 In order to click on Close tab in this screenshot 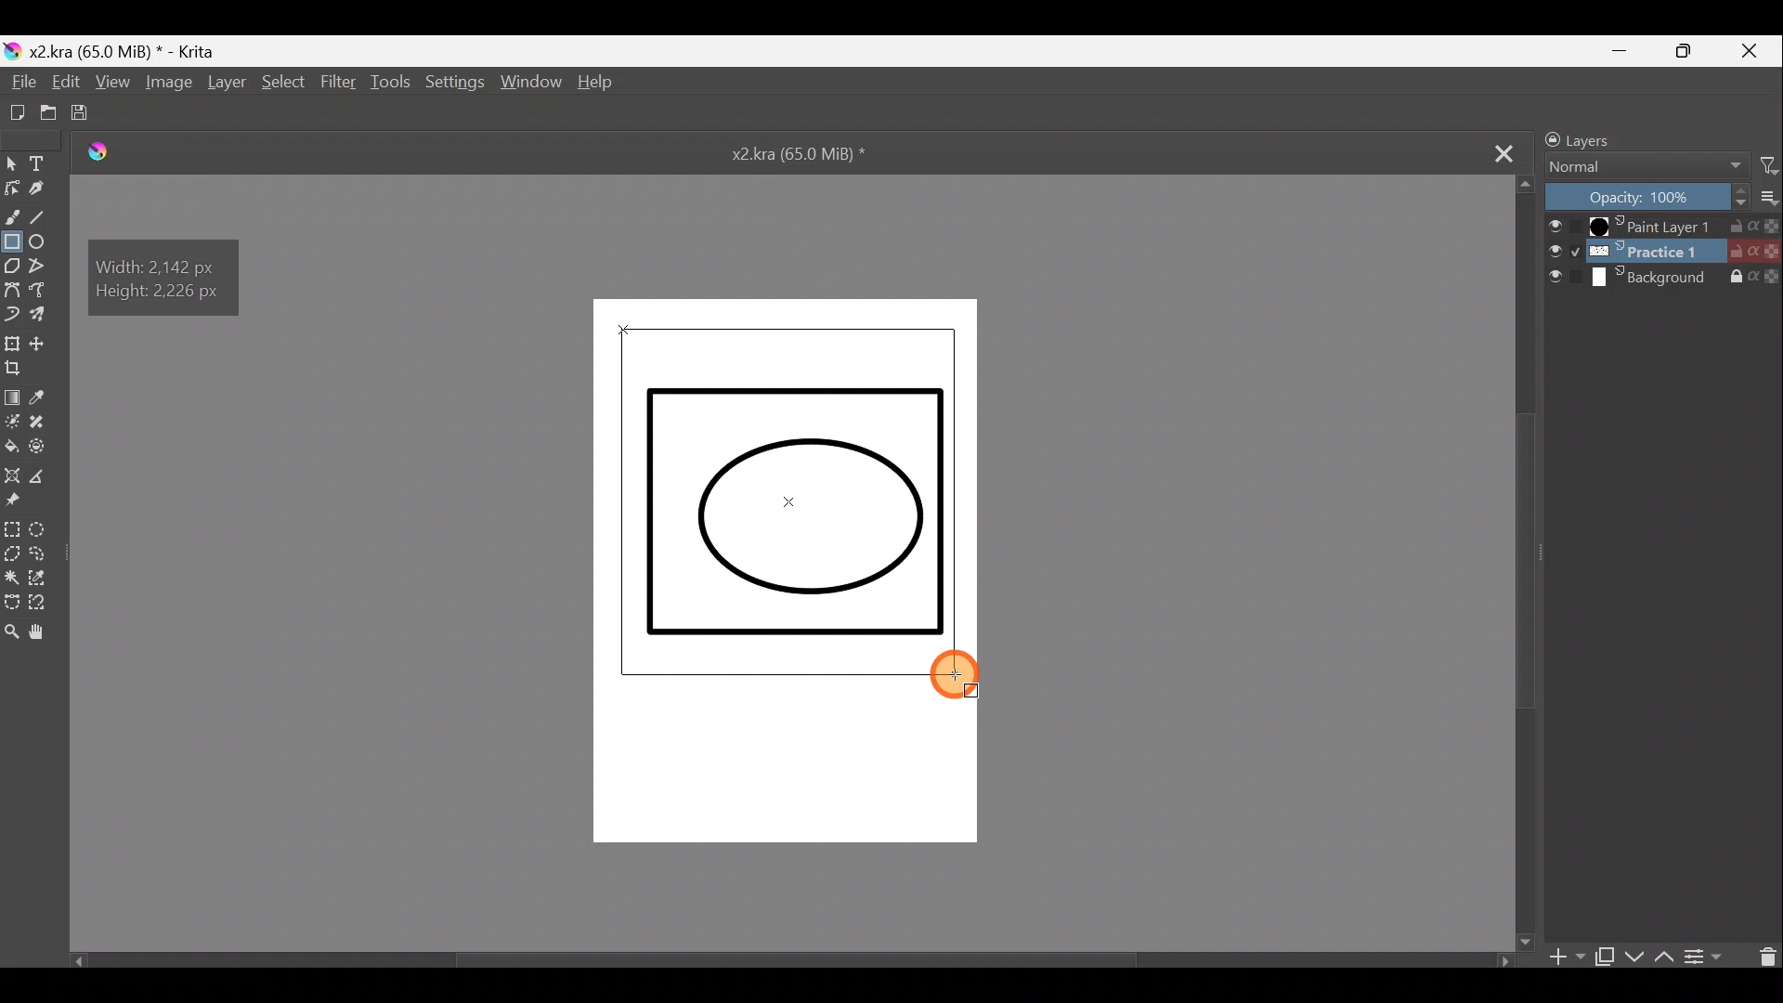, I will do `click(1496, 155)`.